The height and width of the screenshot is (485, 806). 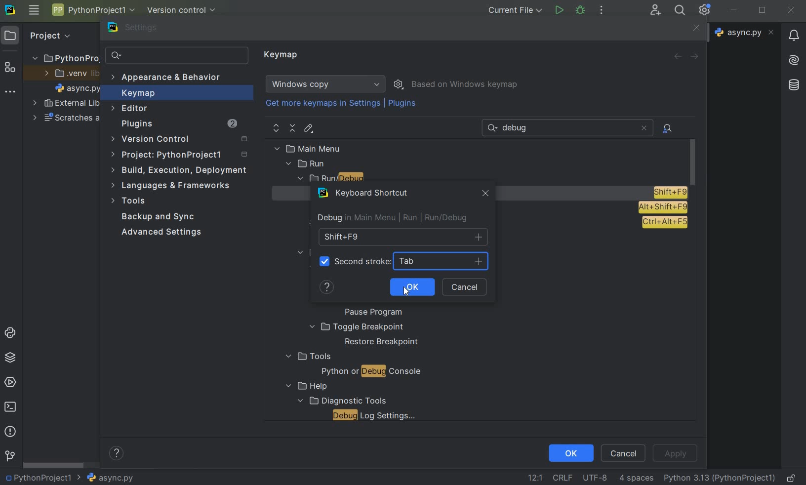 I want to click on file actions by shortcuts, so click(x=668, y=128).